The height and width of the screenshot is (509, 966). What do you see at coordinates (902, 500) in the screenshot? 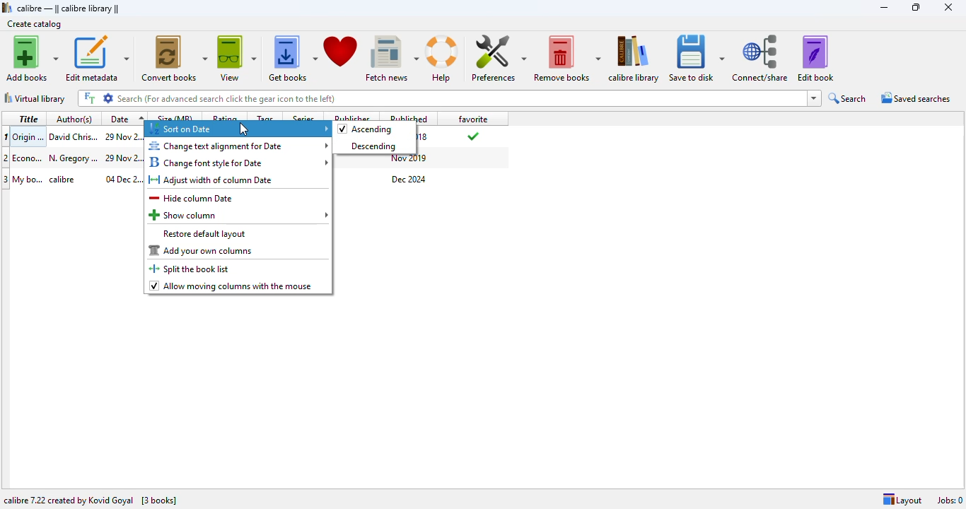
I see `layout` at bounding box center [902, 500].